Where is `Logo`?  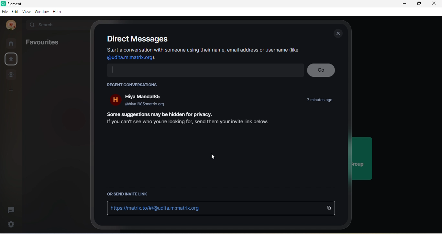
Logo is located at coordinates (4, 3).